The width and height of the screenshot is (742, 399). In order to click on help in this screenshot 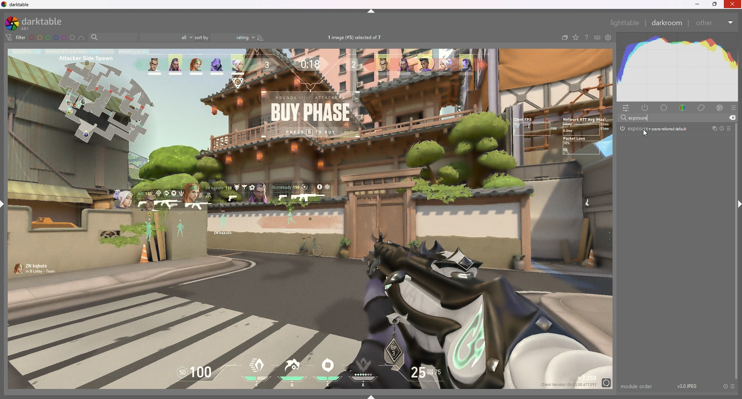, I will do `click(585, 38)`.